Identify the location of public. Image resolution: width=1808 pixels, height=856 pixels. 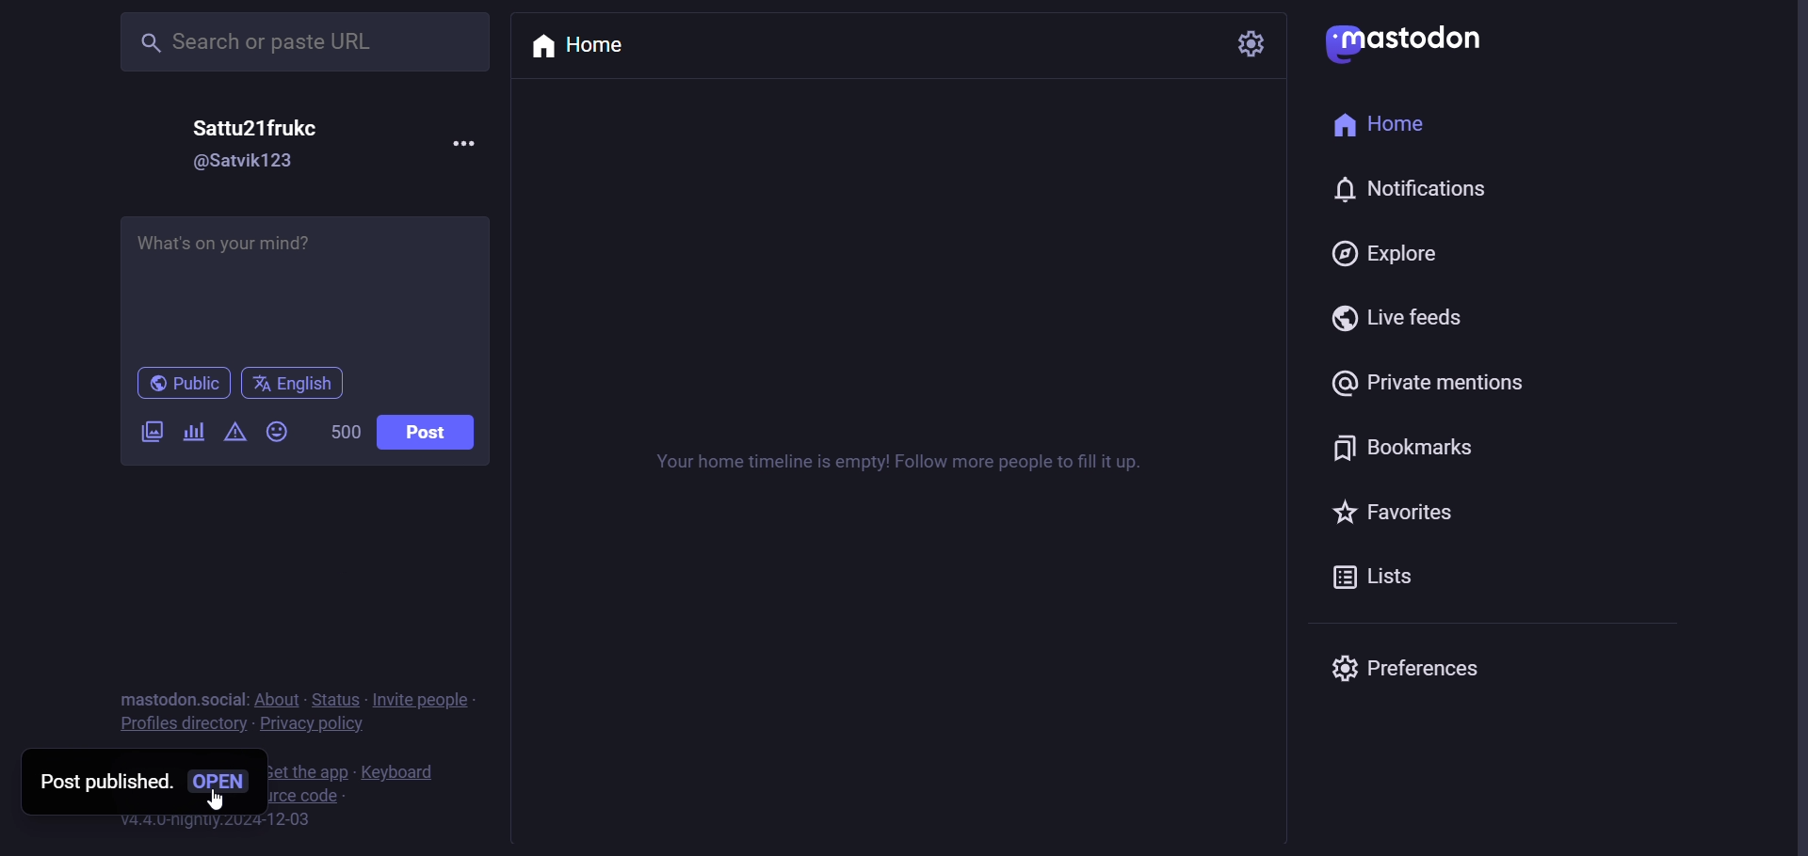
(180, 383).